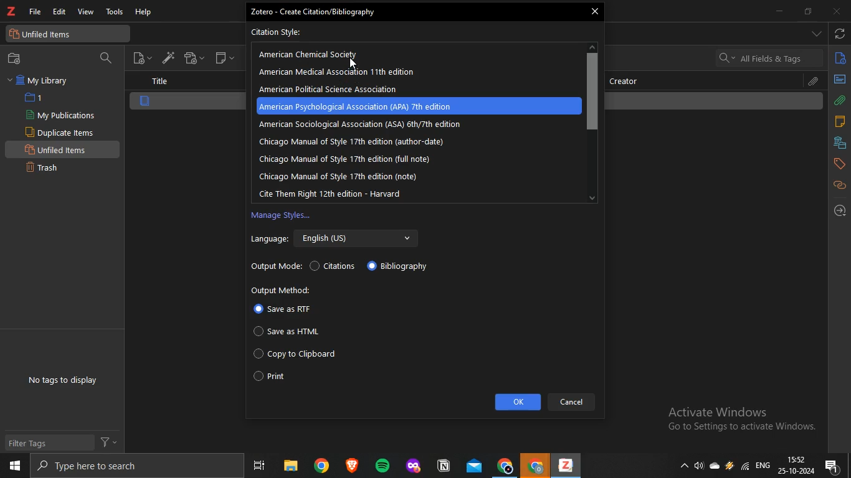 The image size is (851, 478). Describe the element at coordinates (165, 57) in the screenshot. I see `add item by identifier` at that location.